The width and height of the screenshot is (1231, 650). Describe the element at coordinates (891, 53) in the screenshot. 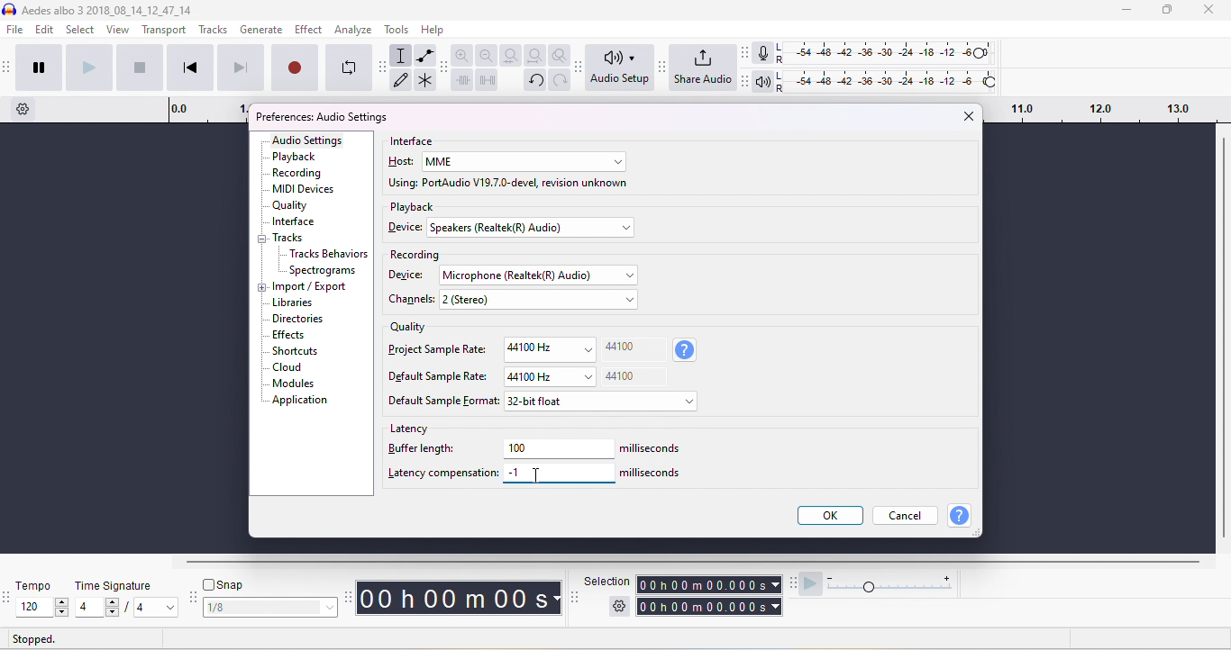

I see `recording level` at that location.